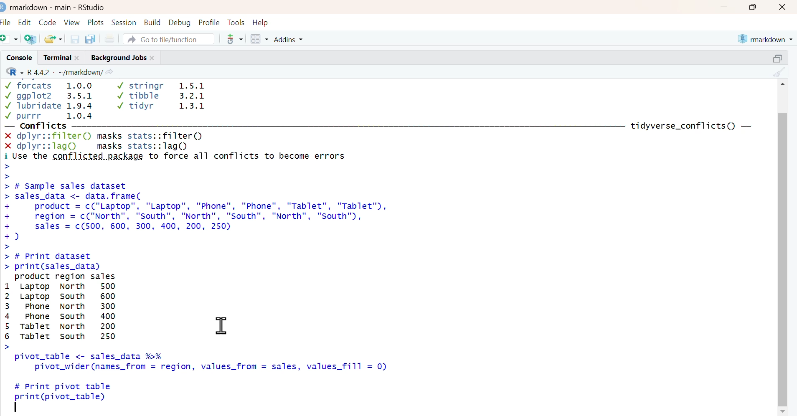  Describe the element at coordinates (25, 20) in the screenshot. I see `Edit` at that location.